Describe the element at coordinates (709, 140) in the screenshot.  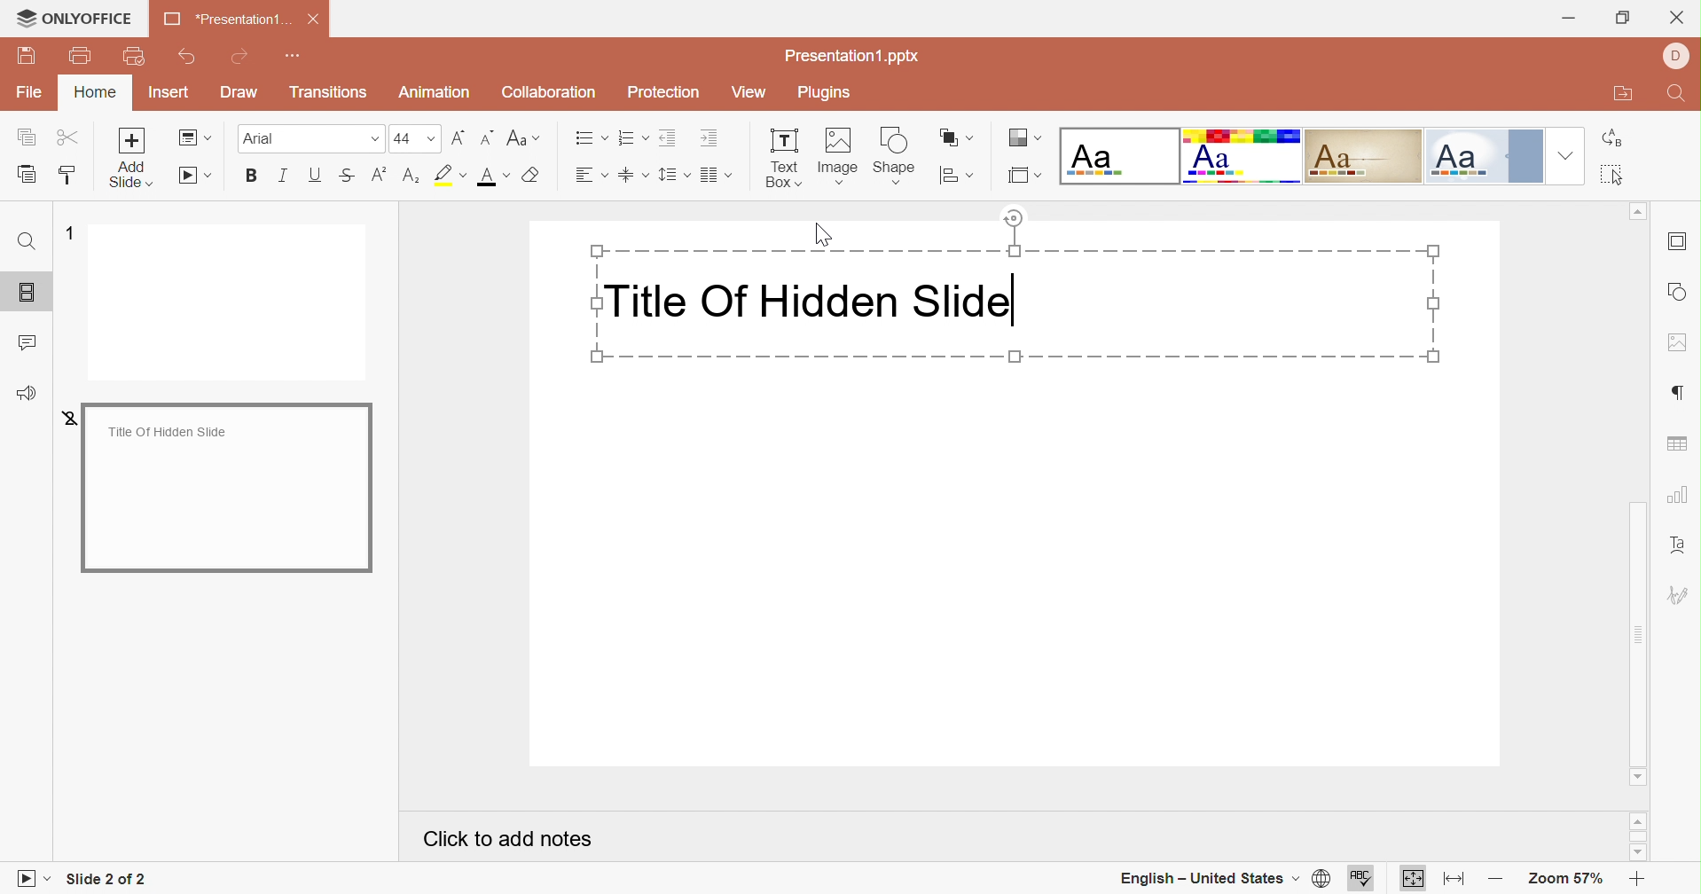
I see `Increase indent` at that location.